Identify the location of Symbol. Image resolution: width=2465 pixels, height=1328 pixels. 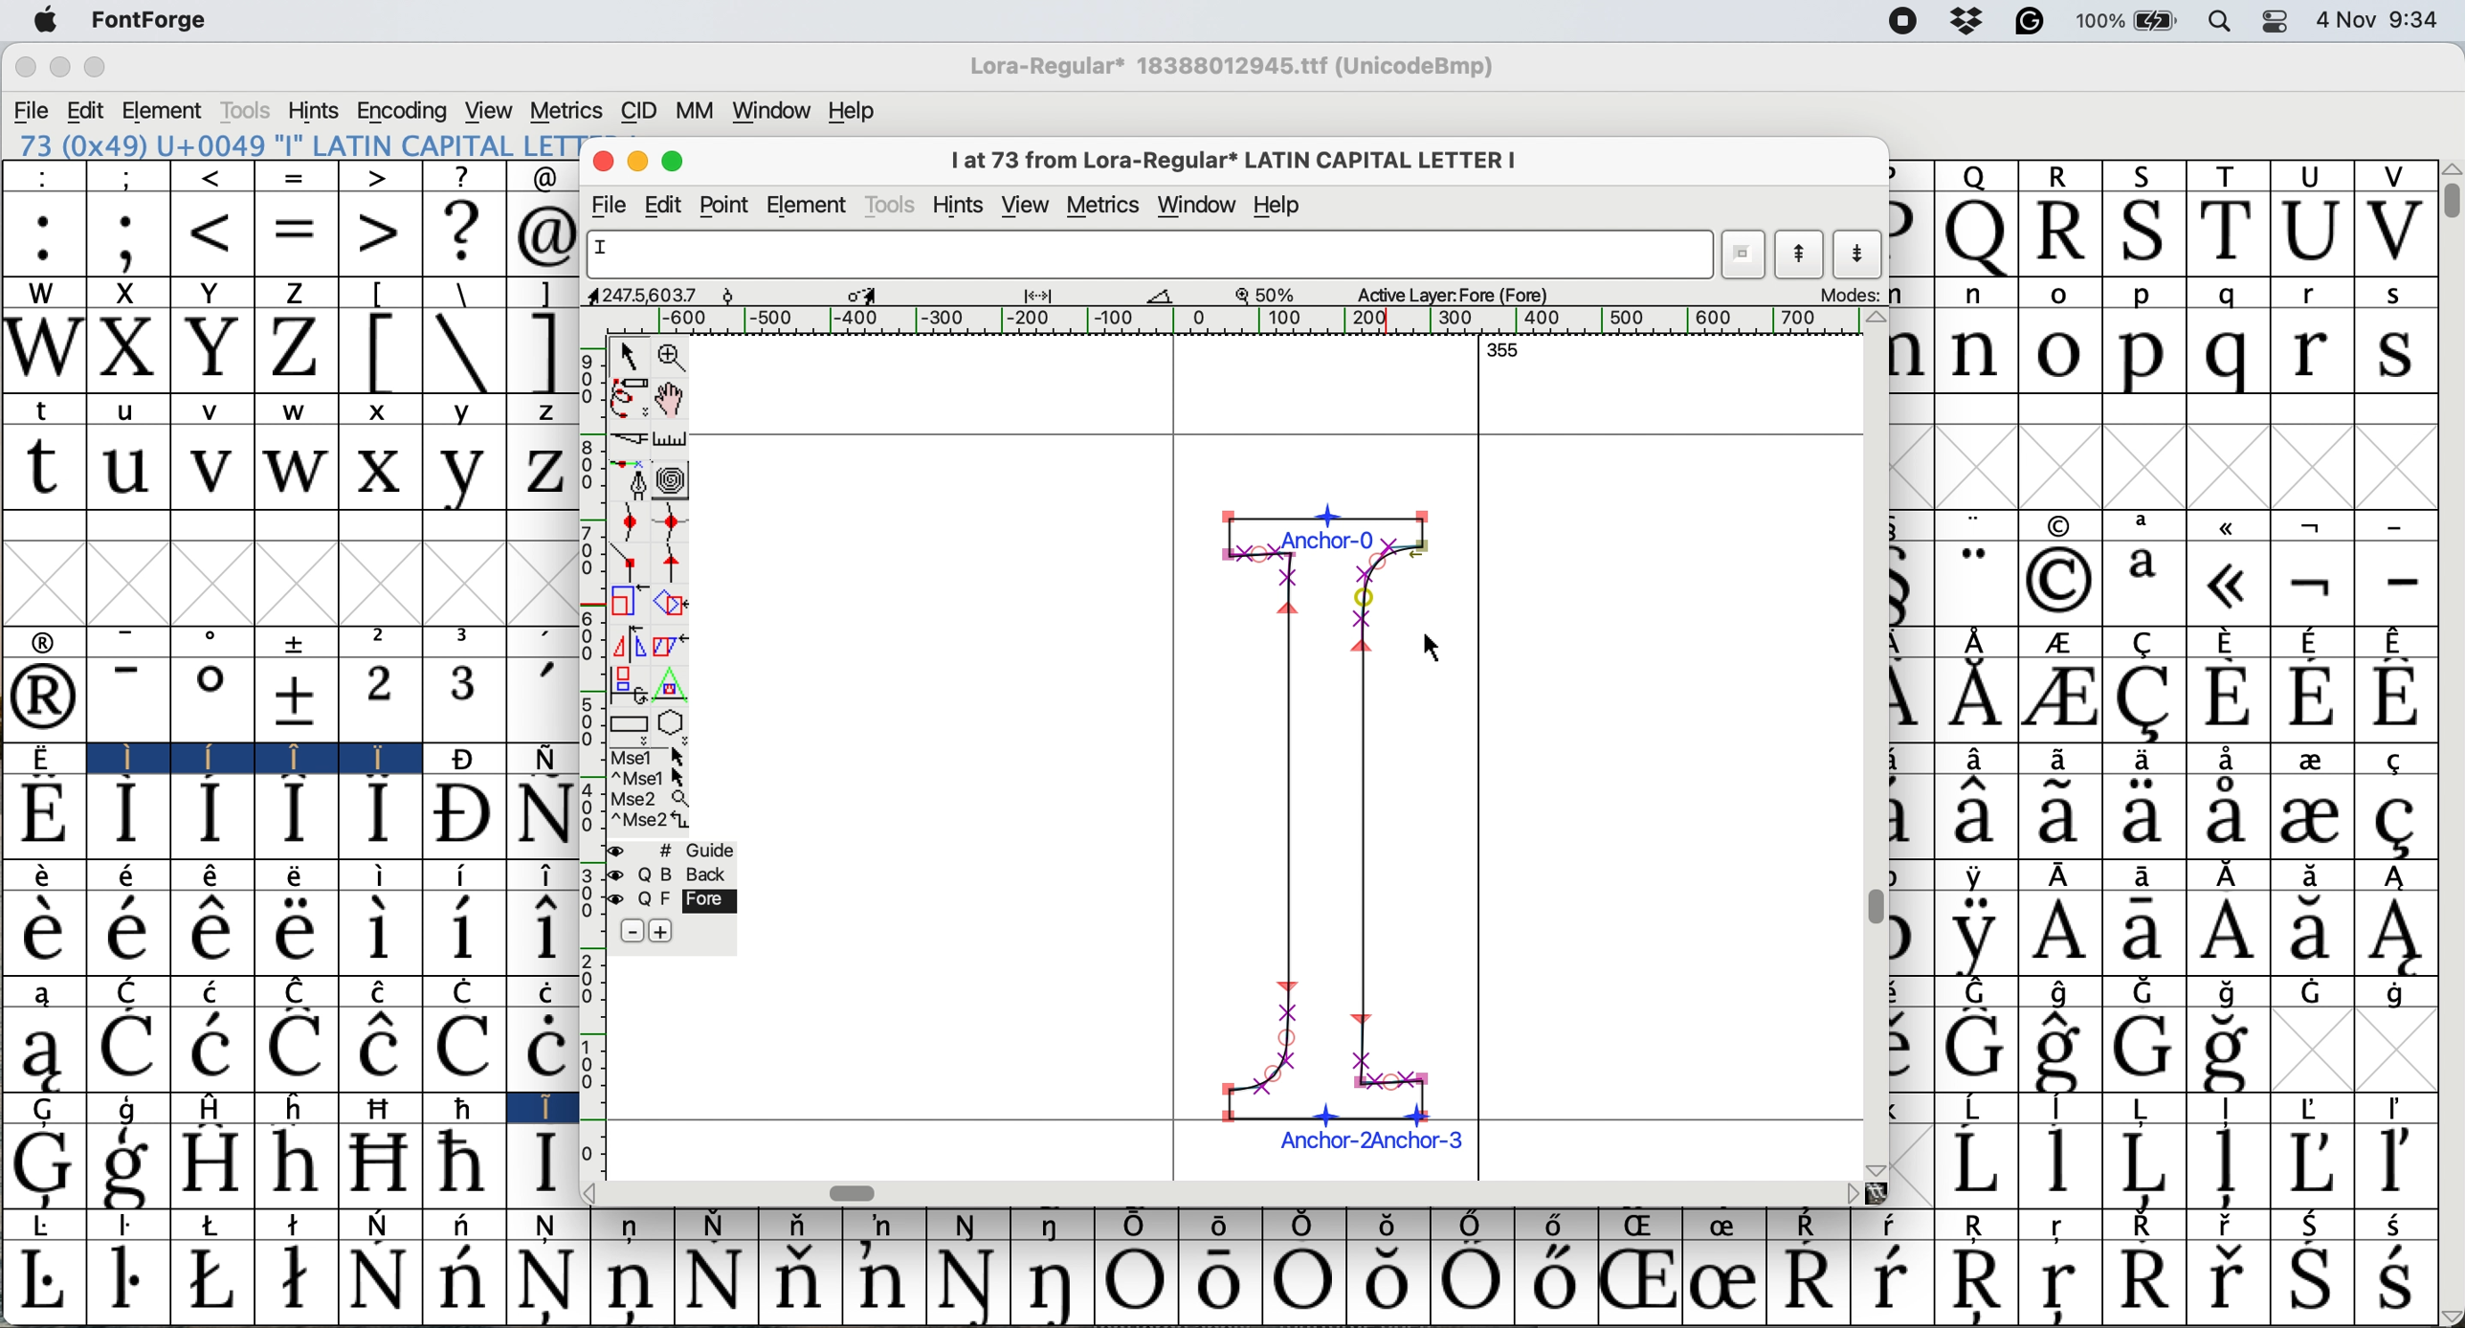
(2312, 818).